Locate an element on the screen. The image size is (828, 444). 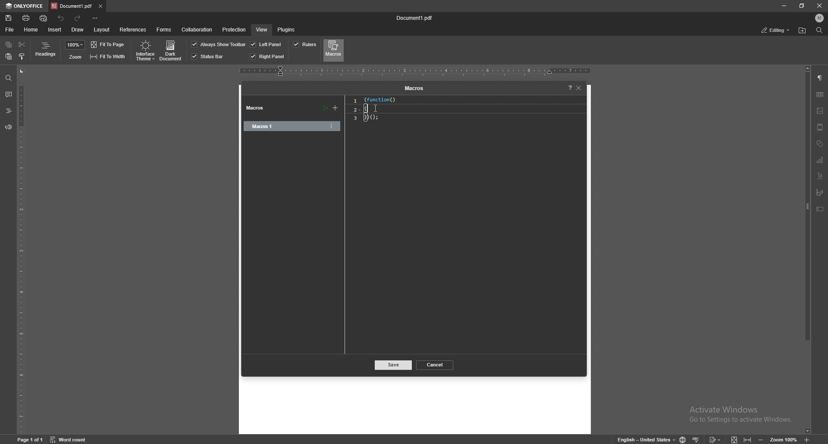
status bar is located at coordinates (208, 56).